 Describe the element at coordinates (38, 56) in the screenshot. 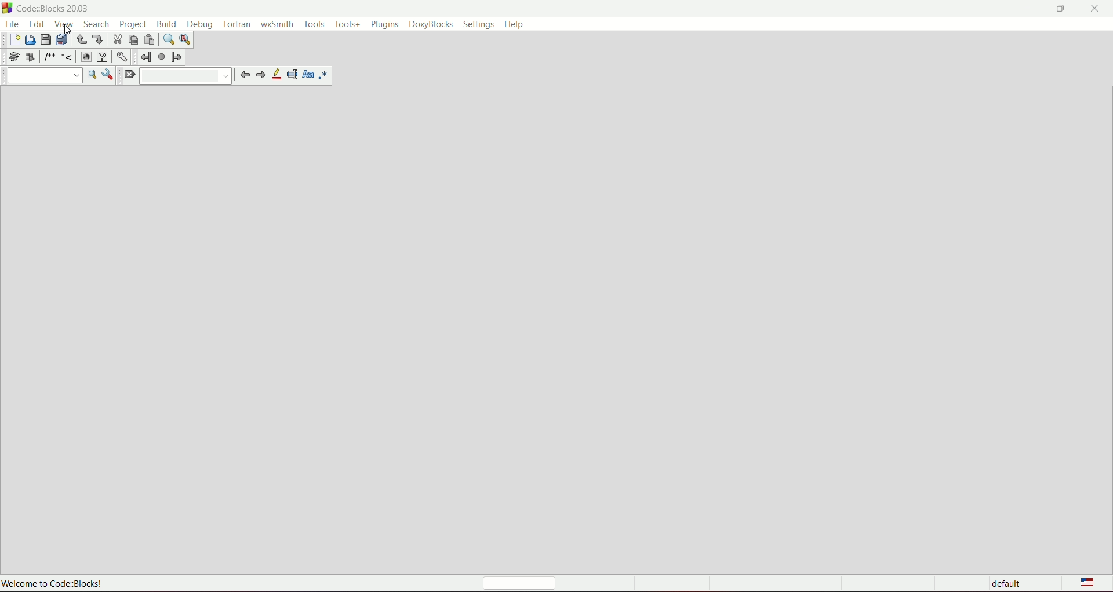

I see `icons` at that location.